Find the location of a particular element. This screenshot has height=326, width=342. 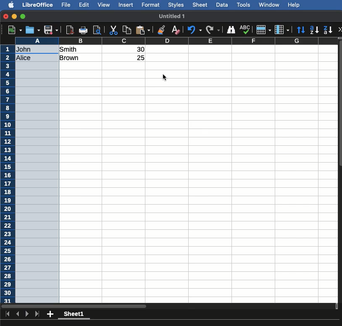

Format is located at coordinates (151, 5).